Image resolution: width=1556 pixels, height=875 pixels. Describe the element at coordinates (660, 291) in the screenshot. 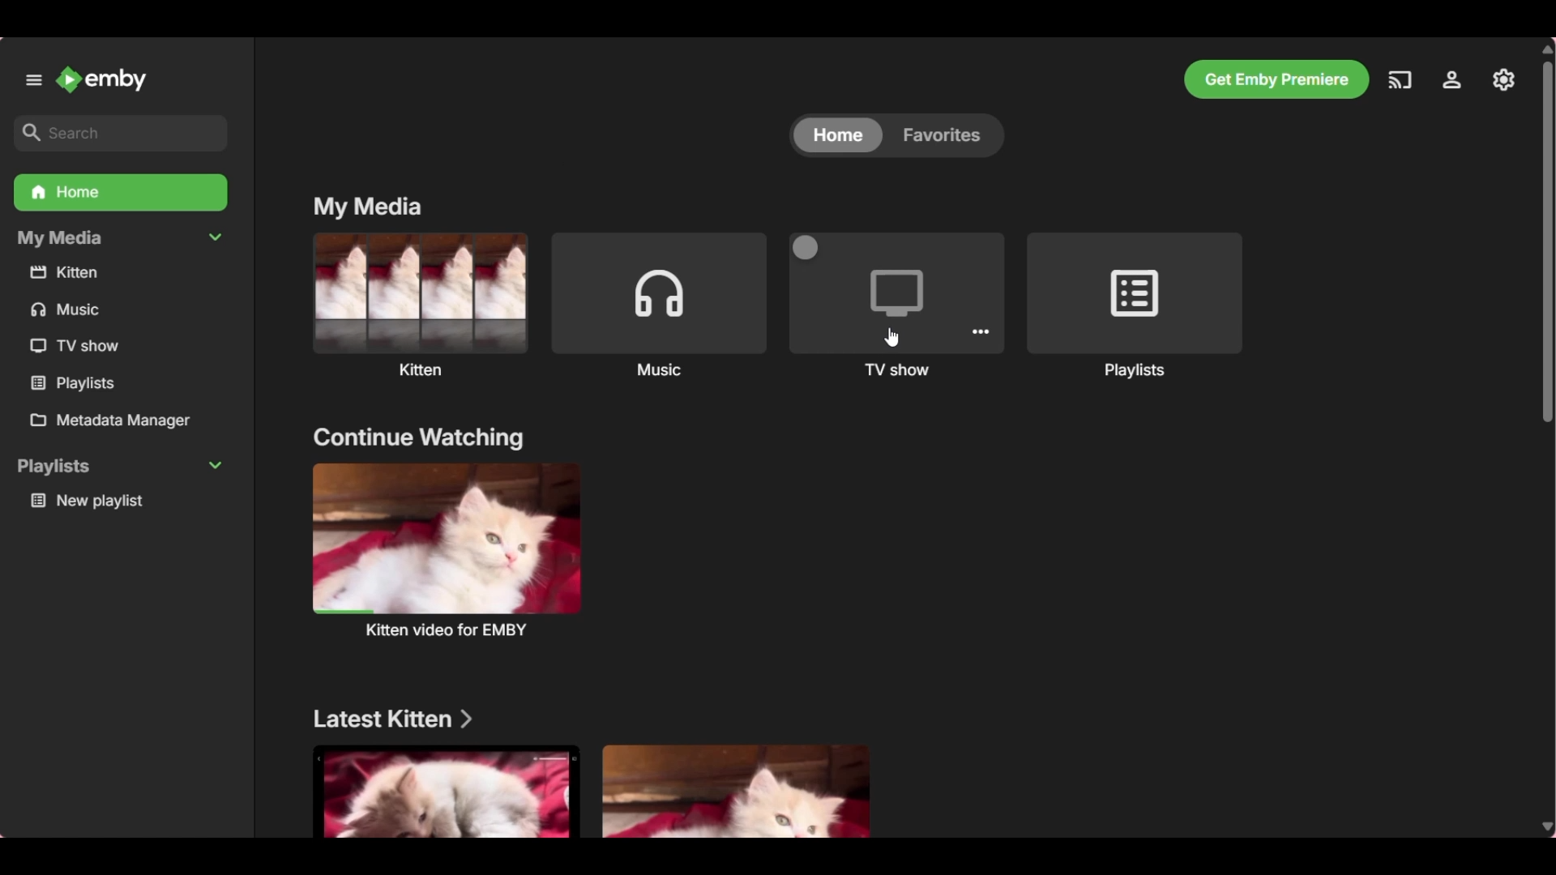

I see `Music` at that location.